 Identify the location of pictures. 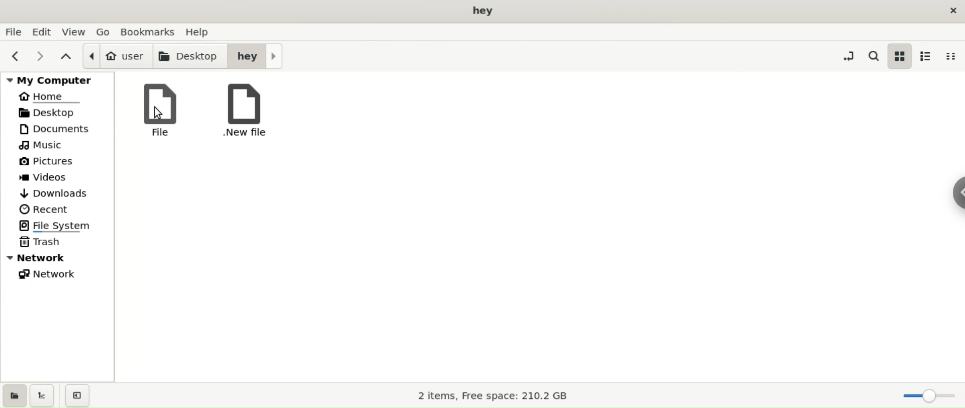
(57, 162).